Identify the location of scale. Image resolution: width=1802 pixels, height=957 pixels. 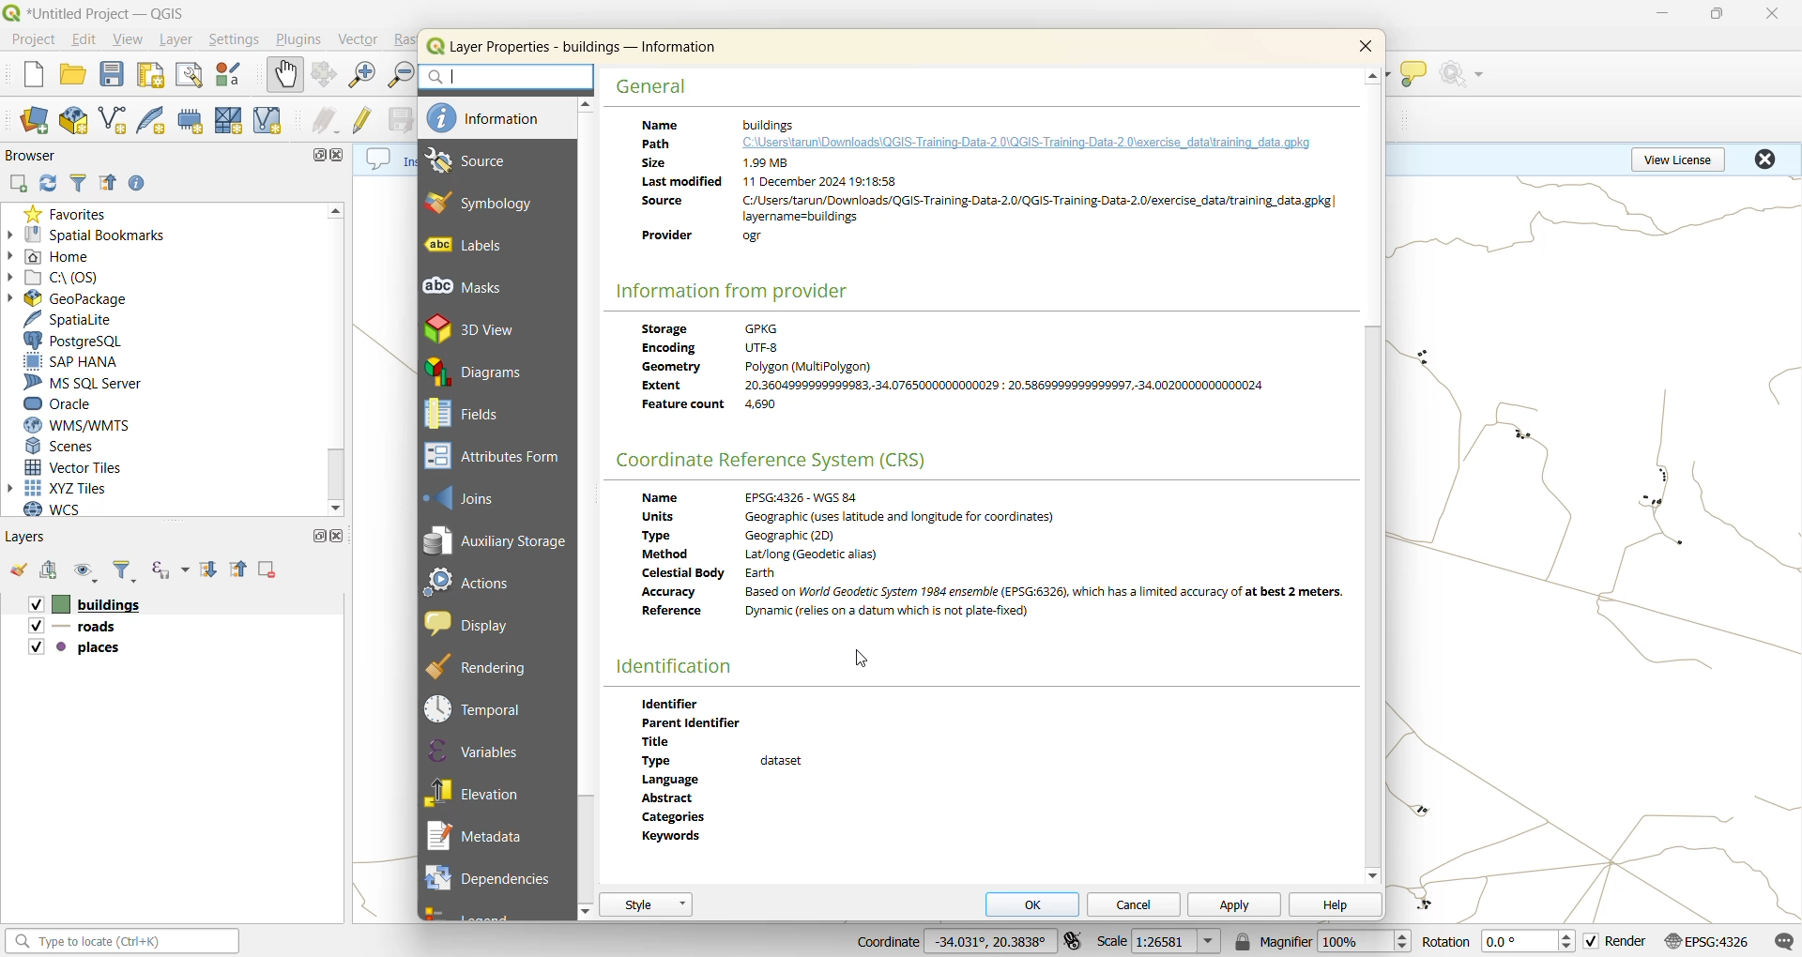
(1161, 942).